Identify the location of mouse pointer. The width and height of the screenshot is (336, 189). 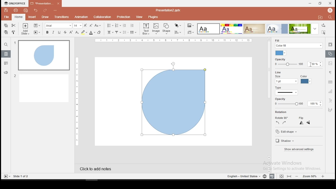
(313, 65).